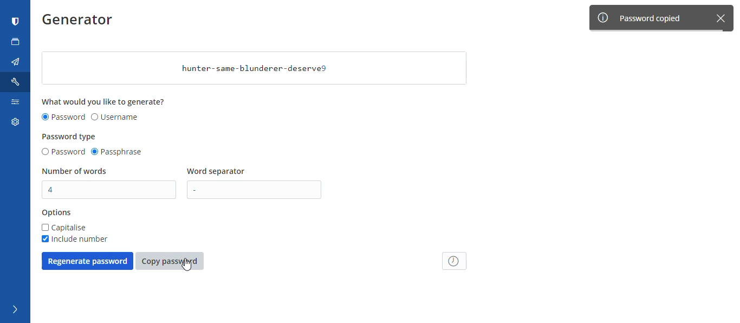  I want to click on close popup , so click(724, 17).